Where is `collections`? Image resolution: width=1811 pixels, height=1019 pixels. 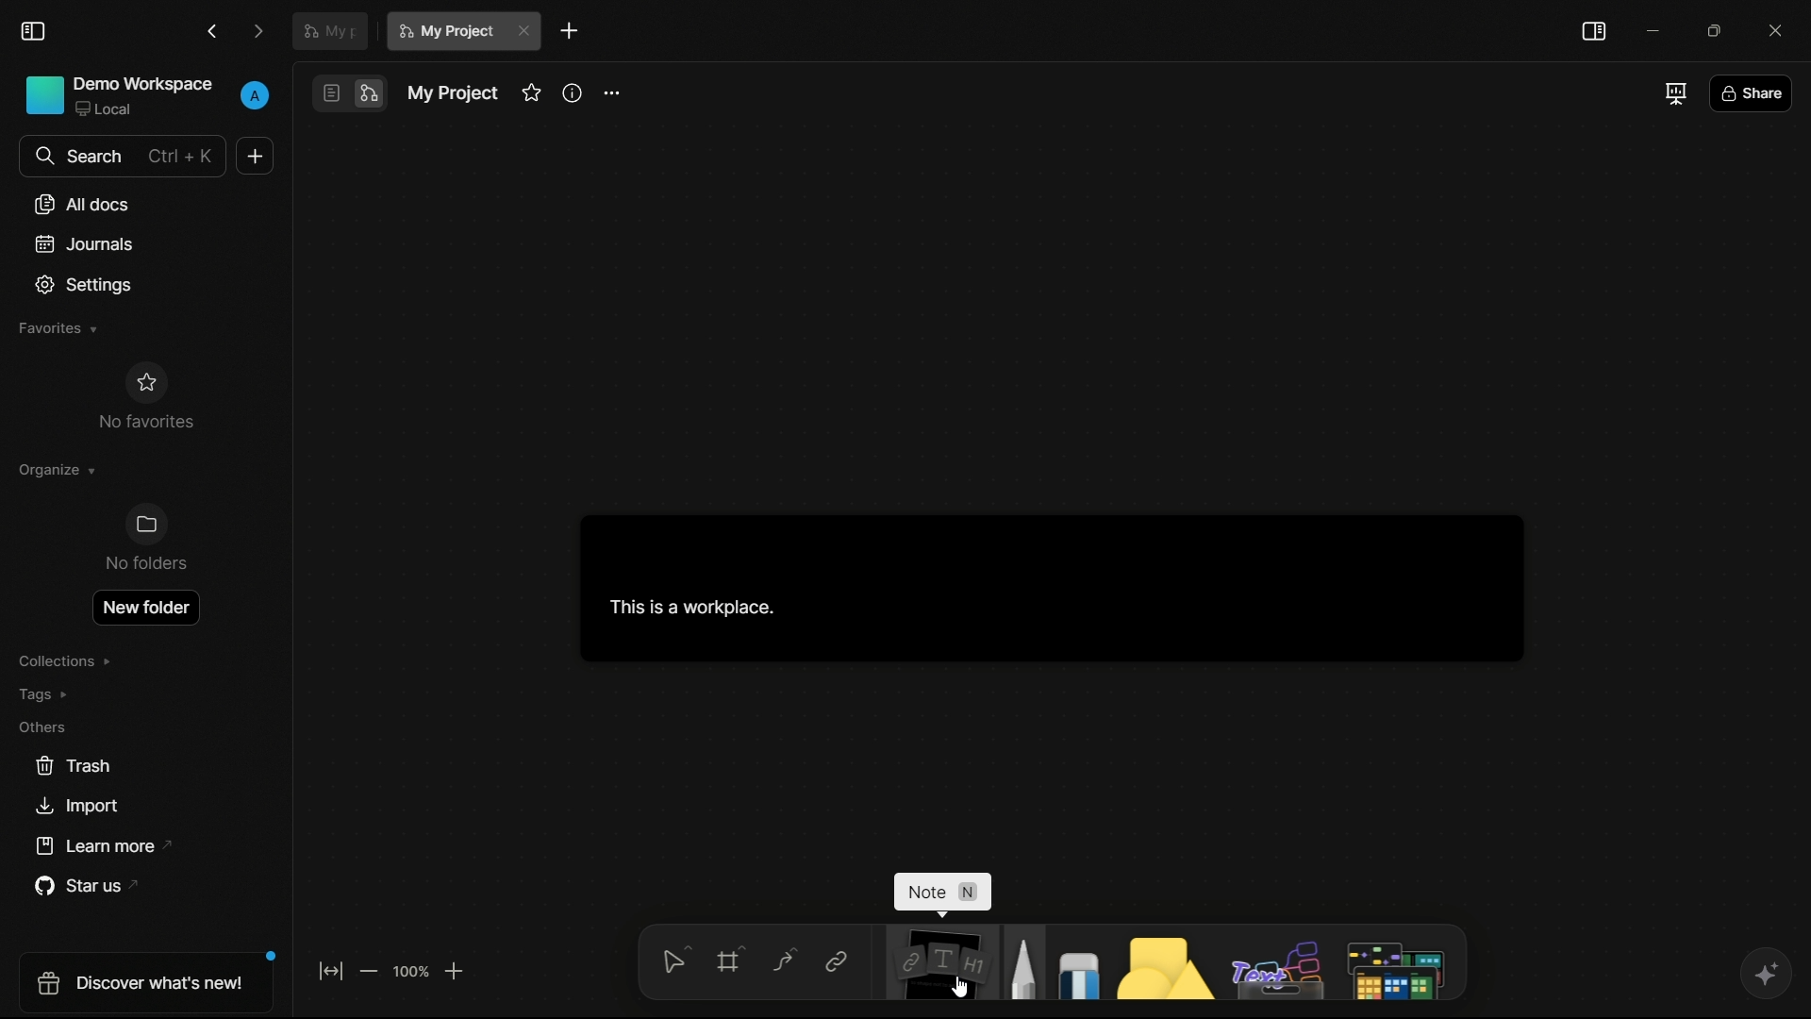 collections is located at coordinates (72, 660).